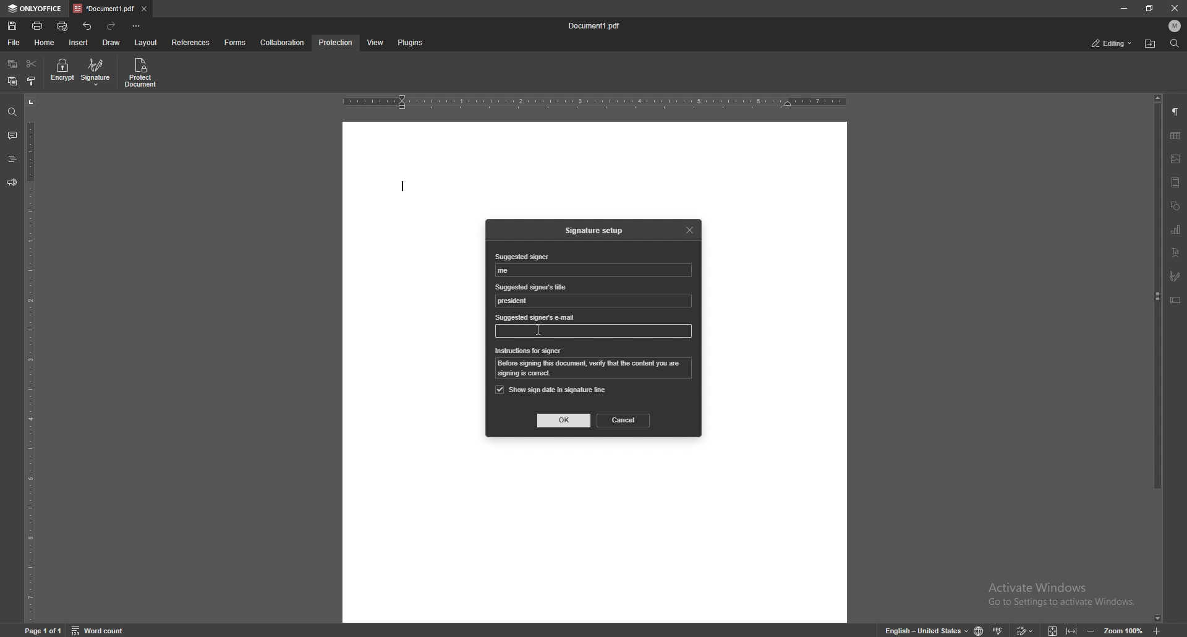 Image resolution: width=1187 pixels, height=637 pixels. I want to click on image, so click(1176, 159).